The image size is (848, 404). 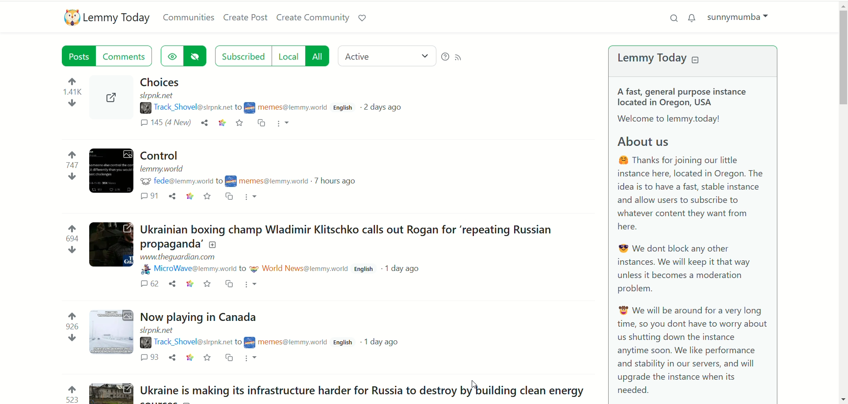 I want to click on 7 hours ago, so click(x=335, y=180).